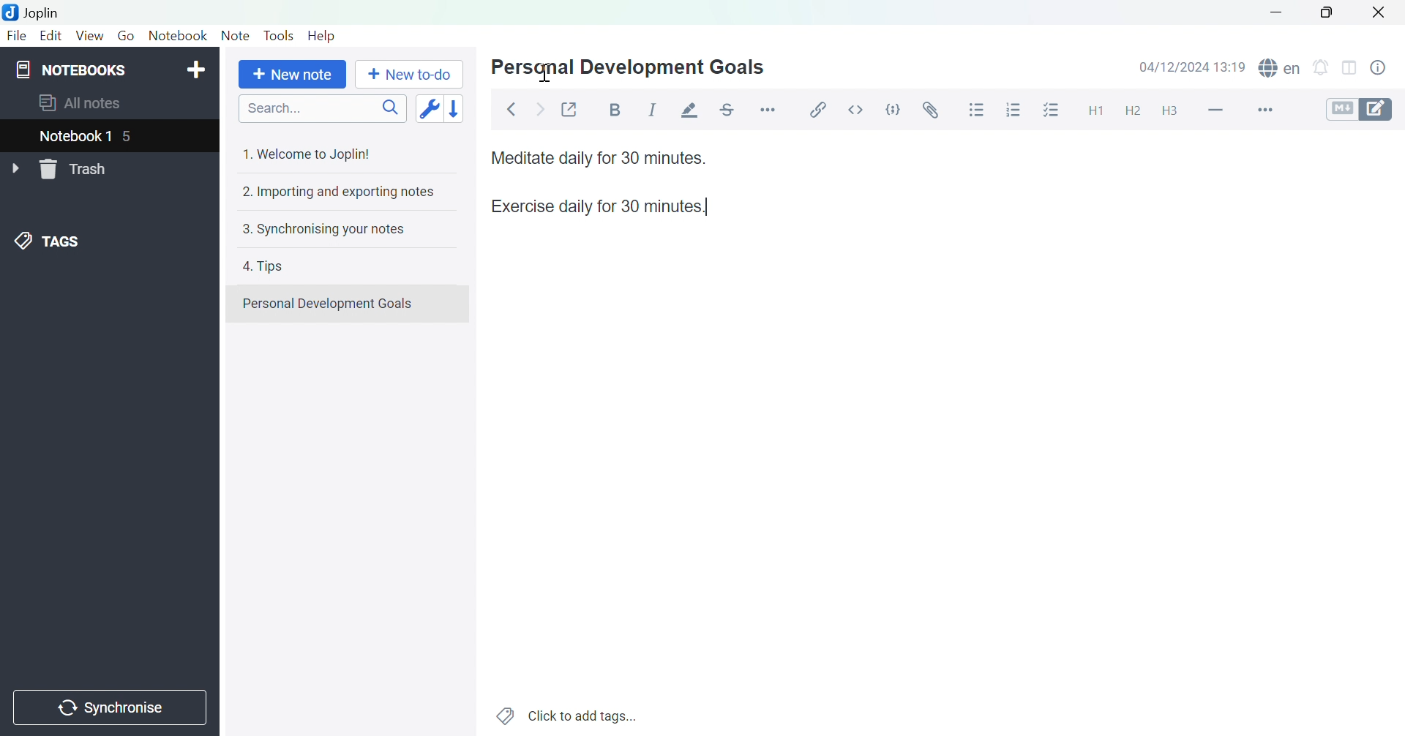  Describe the element at coordinates (1215, 110) in the screenshot. I see `Horizontal line` at that location.